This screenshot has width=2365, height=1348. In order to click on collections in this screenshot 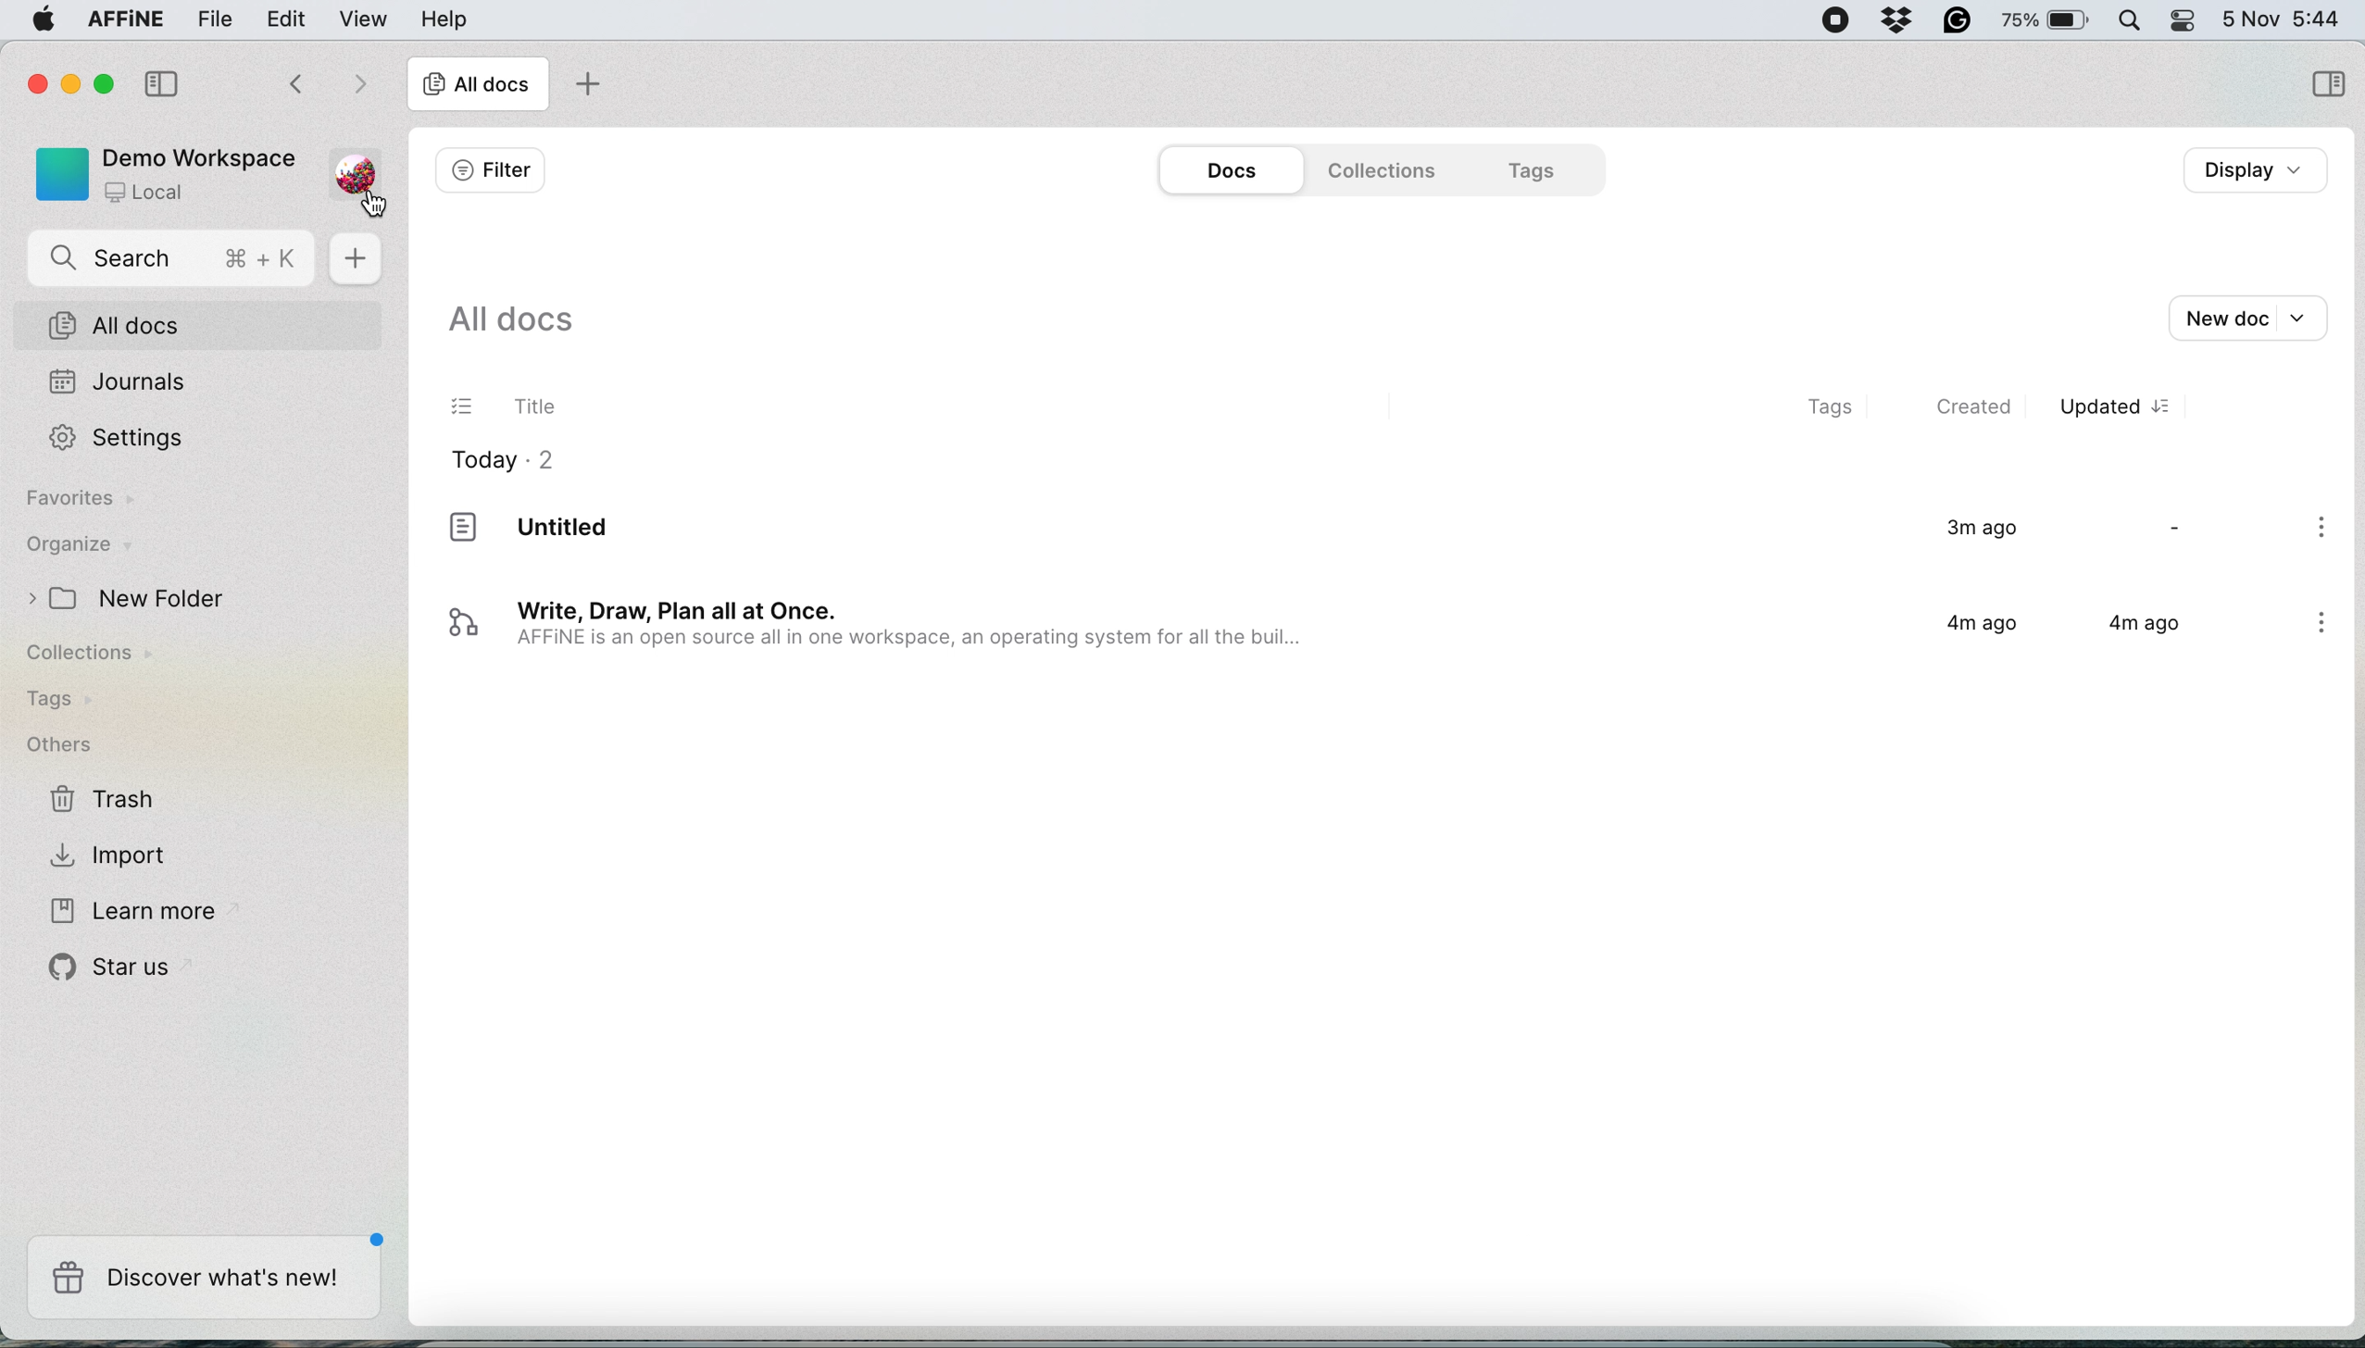, I will do `click(104, 656)`.